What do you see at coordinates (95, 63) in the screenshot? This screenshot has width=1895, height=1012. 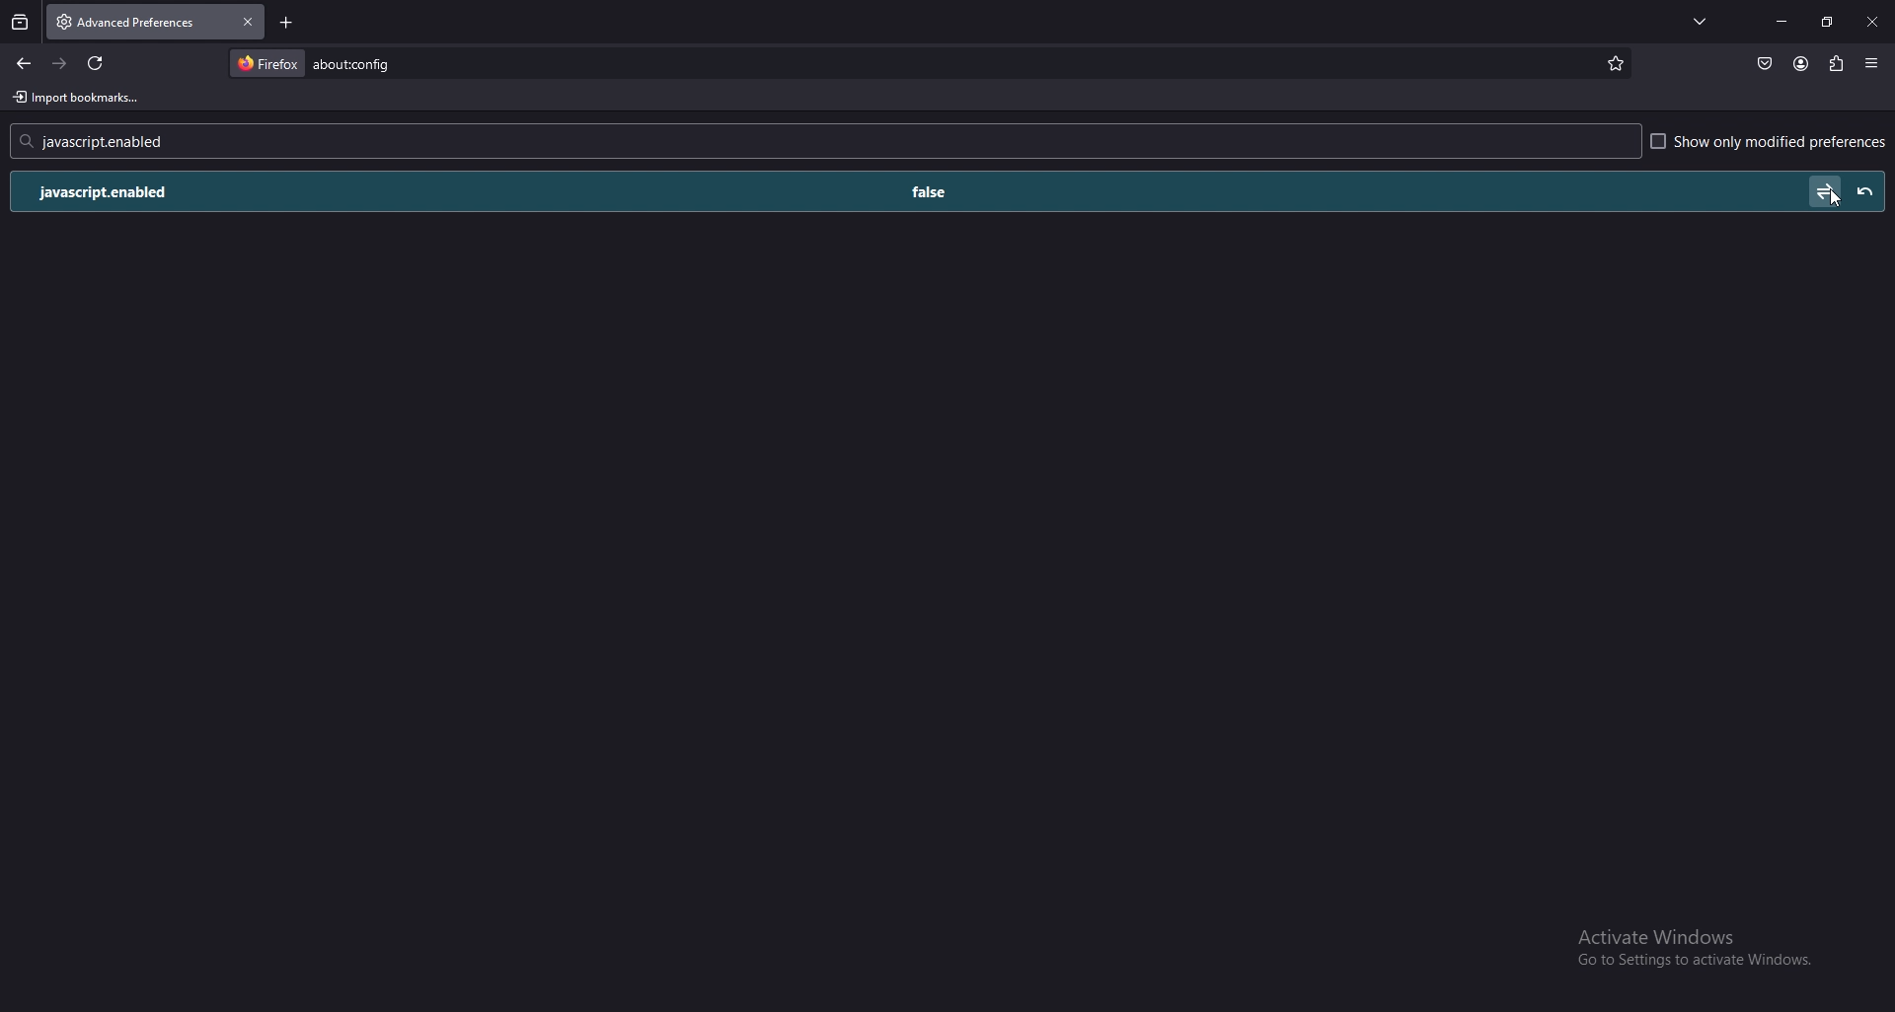 I see `refresh` at bounding box center [95, 63].